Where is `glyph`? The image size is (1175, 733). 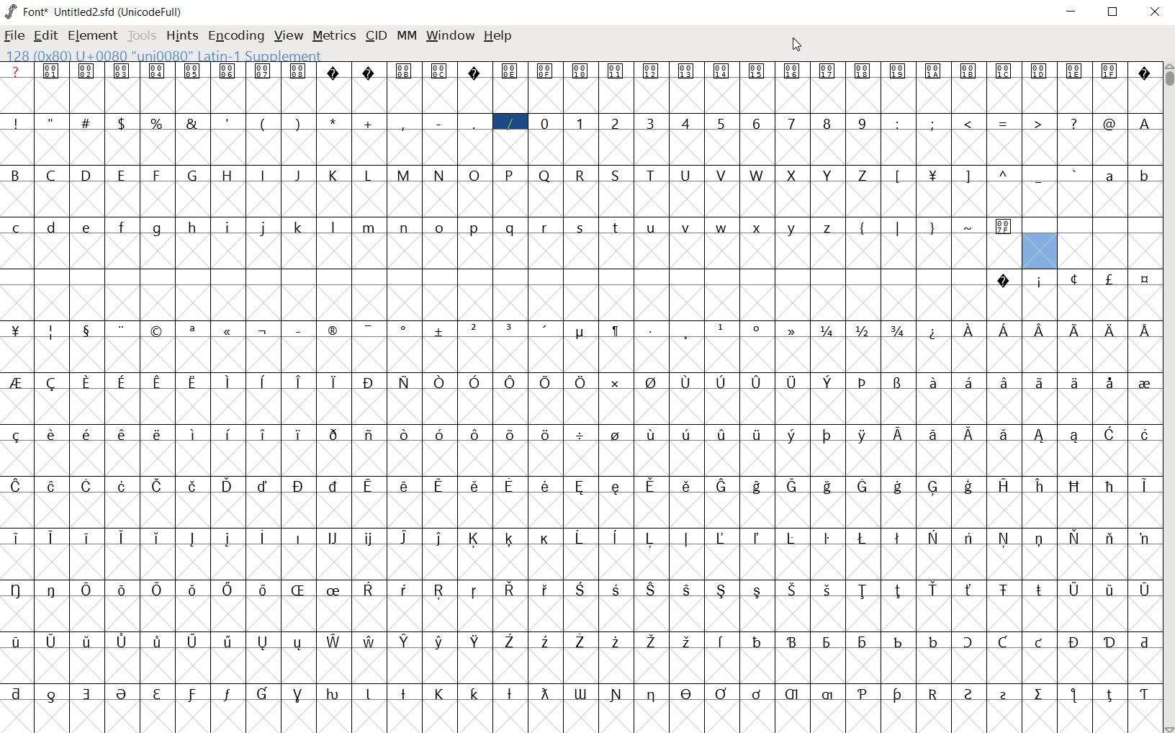 glyph is located at coordinates (1003, 281).